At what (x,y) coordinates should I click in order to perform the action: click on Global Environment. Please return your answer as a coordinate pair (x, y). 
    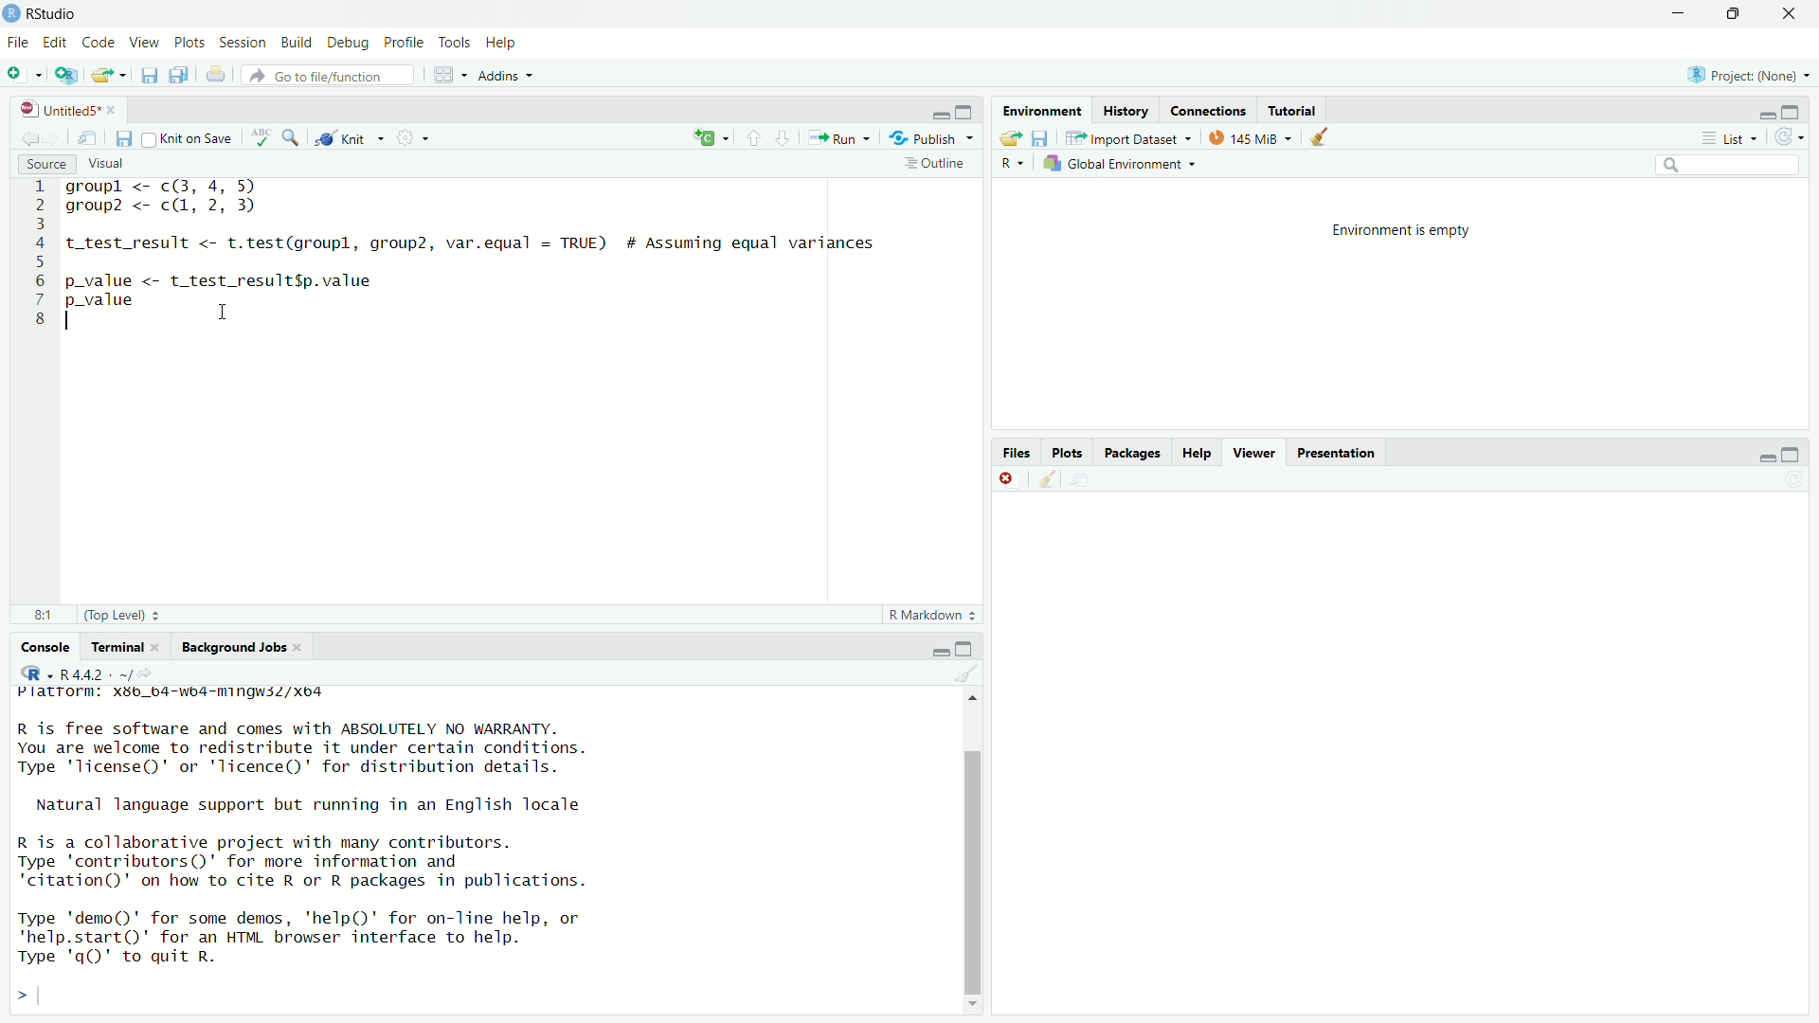
    Looking at the image, I should click on (1122, 164).